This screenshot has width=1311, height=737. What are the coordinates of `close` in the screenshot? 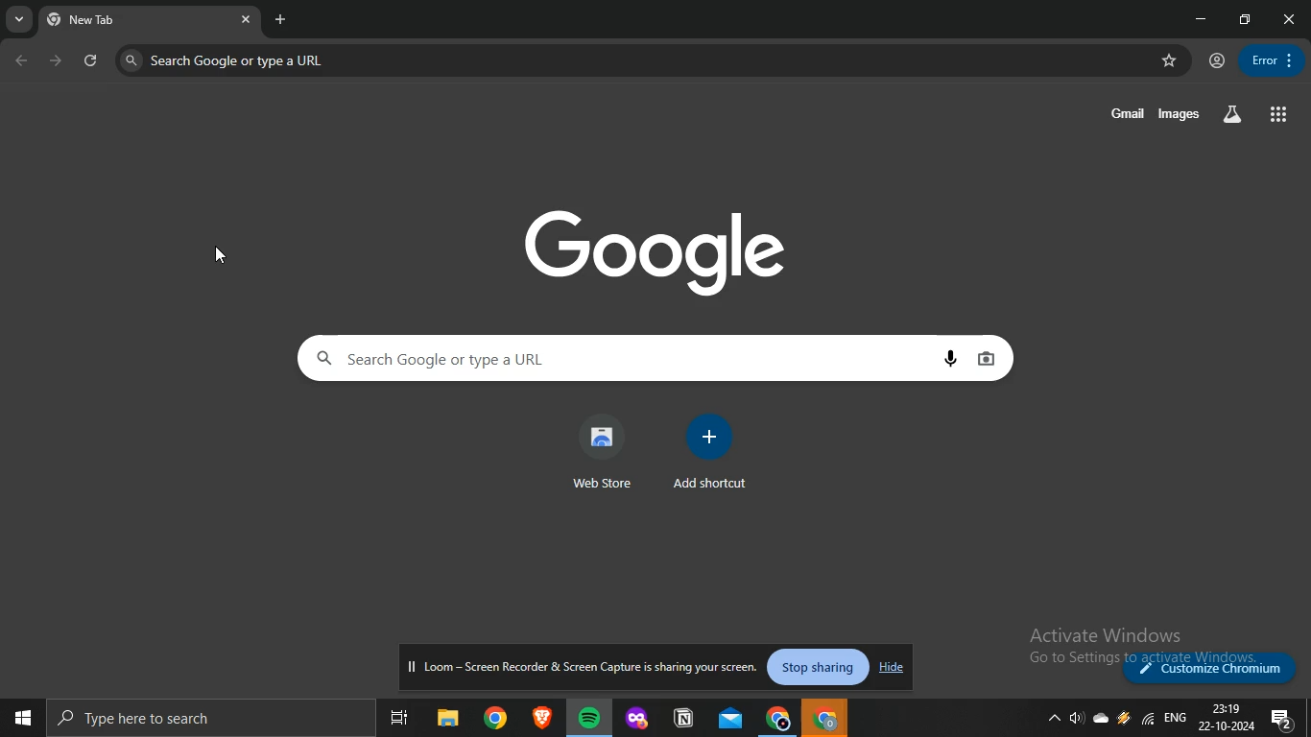 It's located at (250, 21).